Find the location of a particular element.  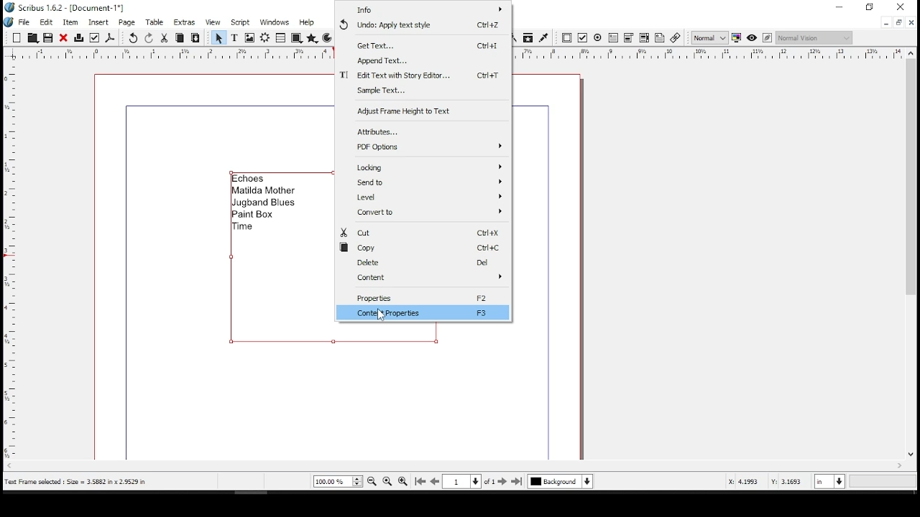

extras is located at coordinates (185, 23).